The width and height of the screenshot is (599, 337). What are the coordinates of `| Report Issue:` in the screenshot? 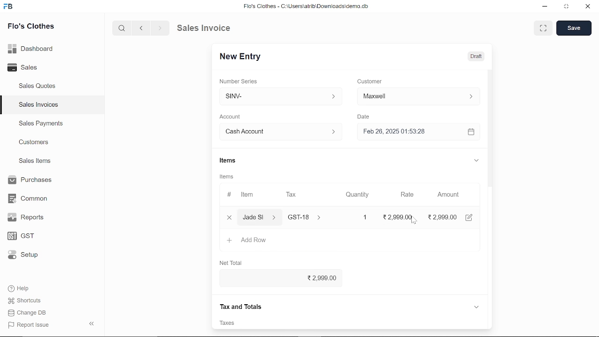 It's located at (30, 325).